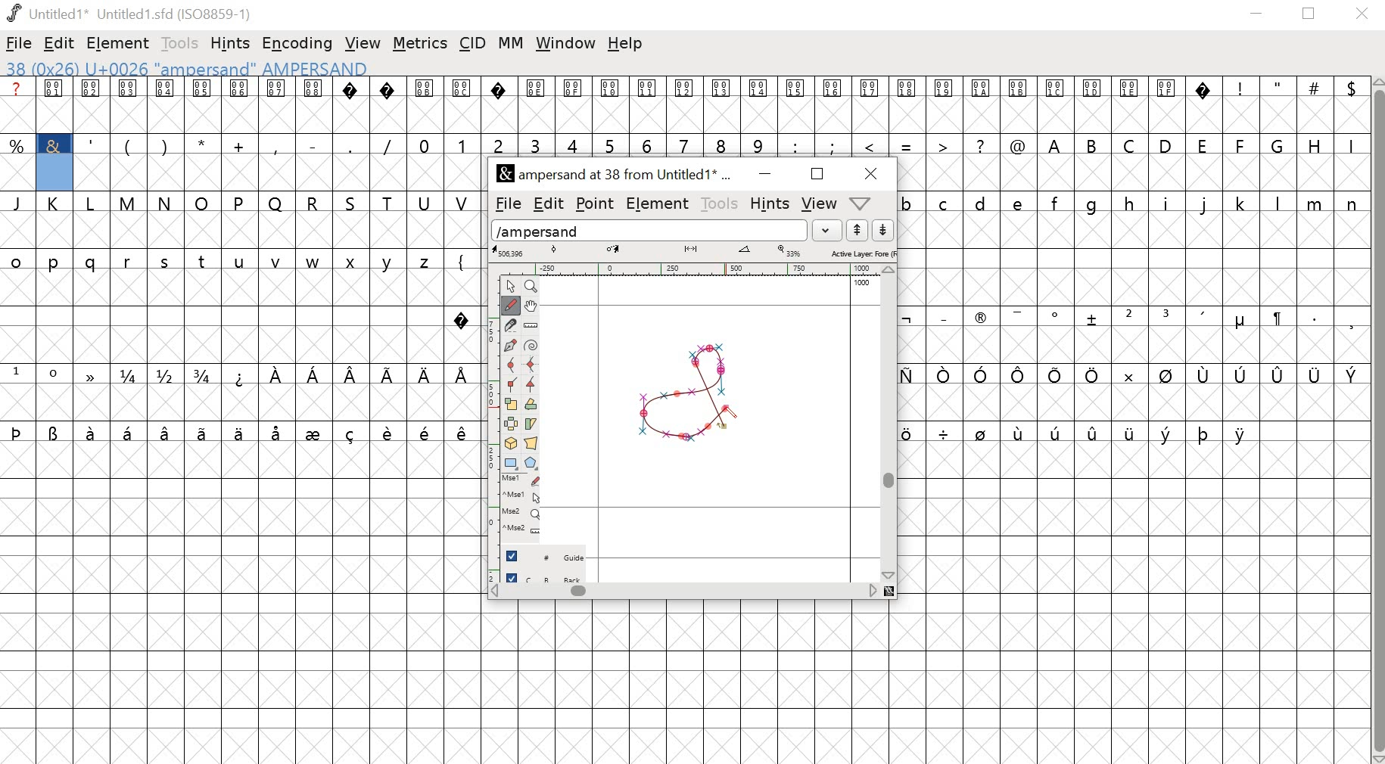 The height and width of the screenshot is (764, 1385). Describe the element at coordinates (391, 201) in the screenshot. I see `T` at that location.